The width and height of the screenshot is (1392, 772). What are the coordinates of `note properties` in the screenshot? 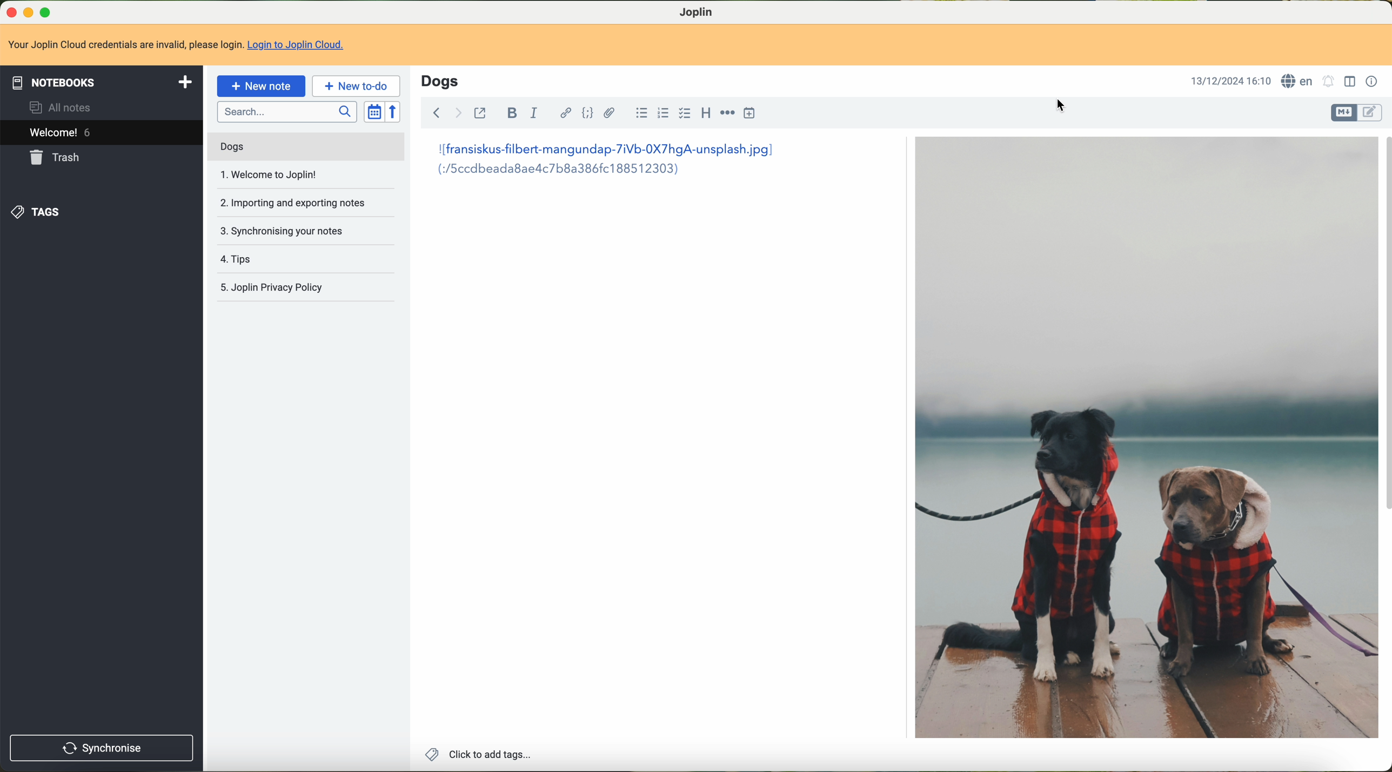 It's located at (1371, 81).